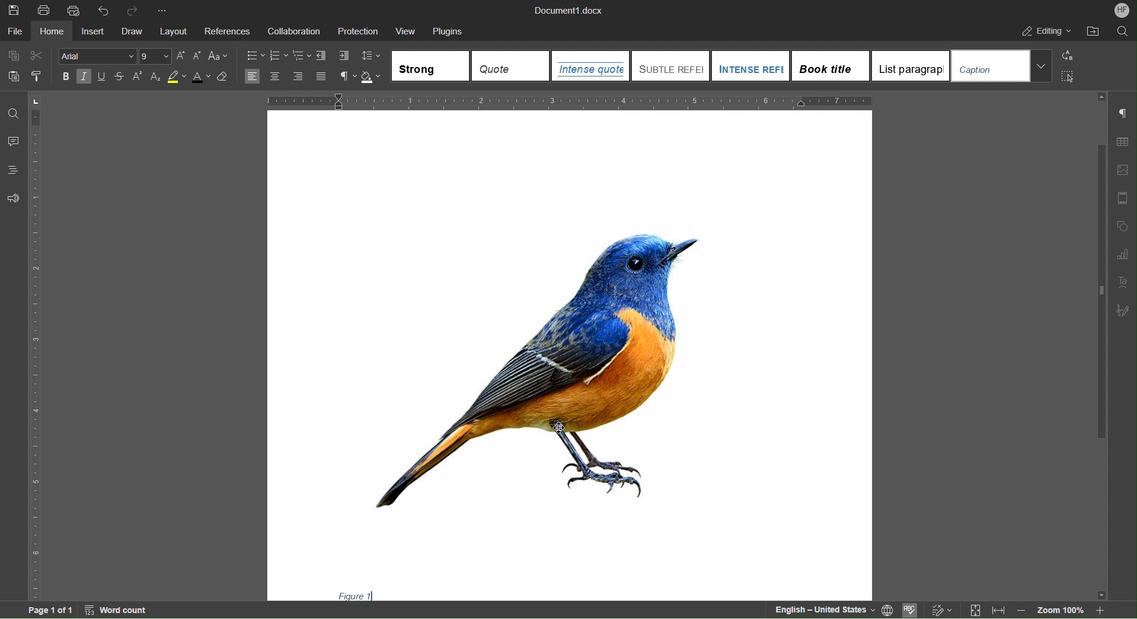 The width and height of the screenshot is (1137, 619). I want to click on Heading2, so click(670, 65).